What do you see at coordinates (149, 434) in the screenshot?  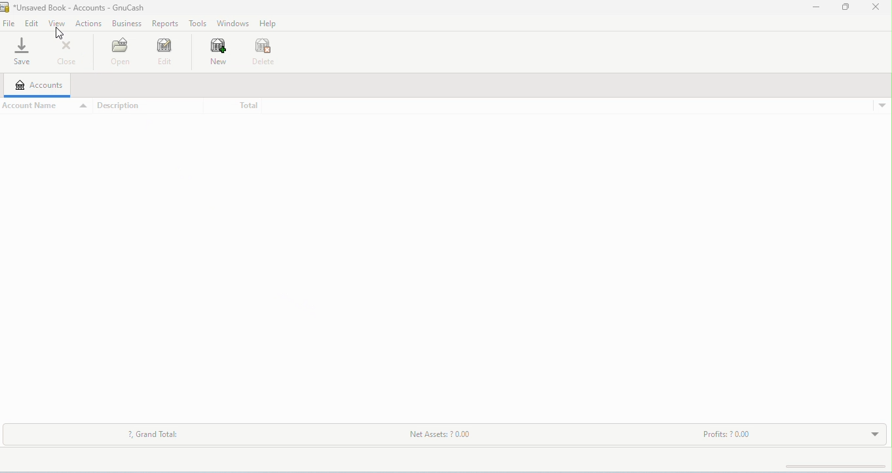 I see `grand total` at bounding box center [149, 434].